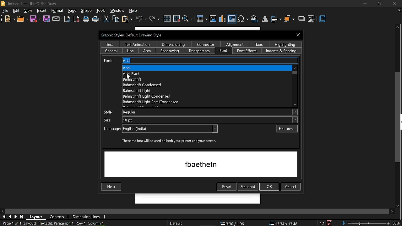  I want to click on arrange, so click(289, 19).